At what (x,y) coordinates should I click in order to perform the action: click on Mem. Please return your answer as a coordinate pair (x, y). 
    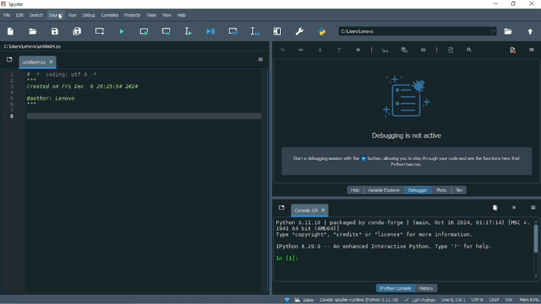
    Looking at the image, I should click on (529, 300).